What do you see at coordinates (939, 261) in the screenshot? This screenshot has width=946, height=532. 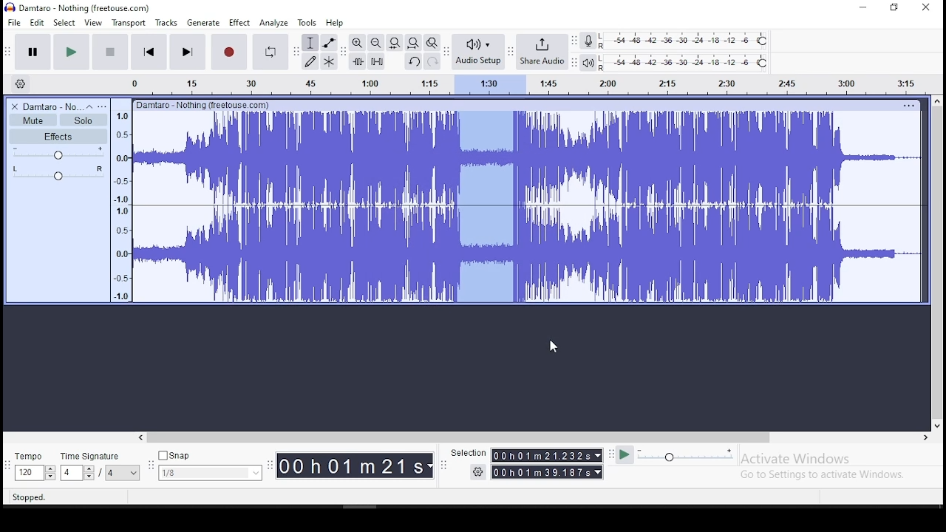 I see `vertical scroll bar` at bounding box center [939, 261].